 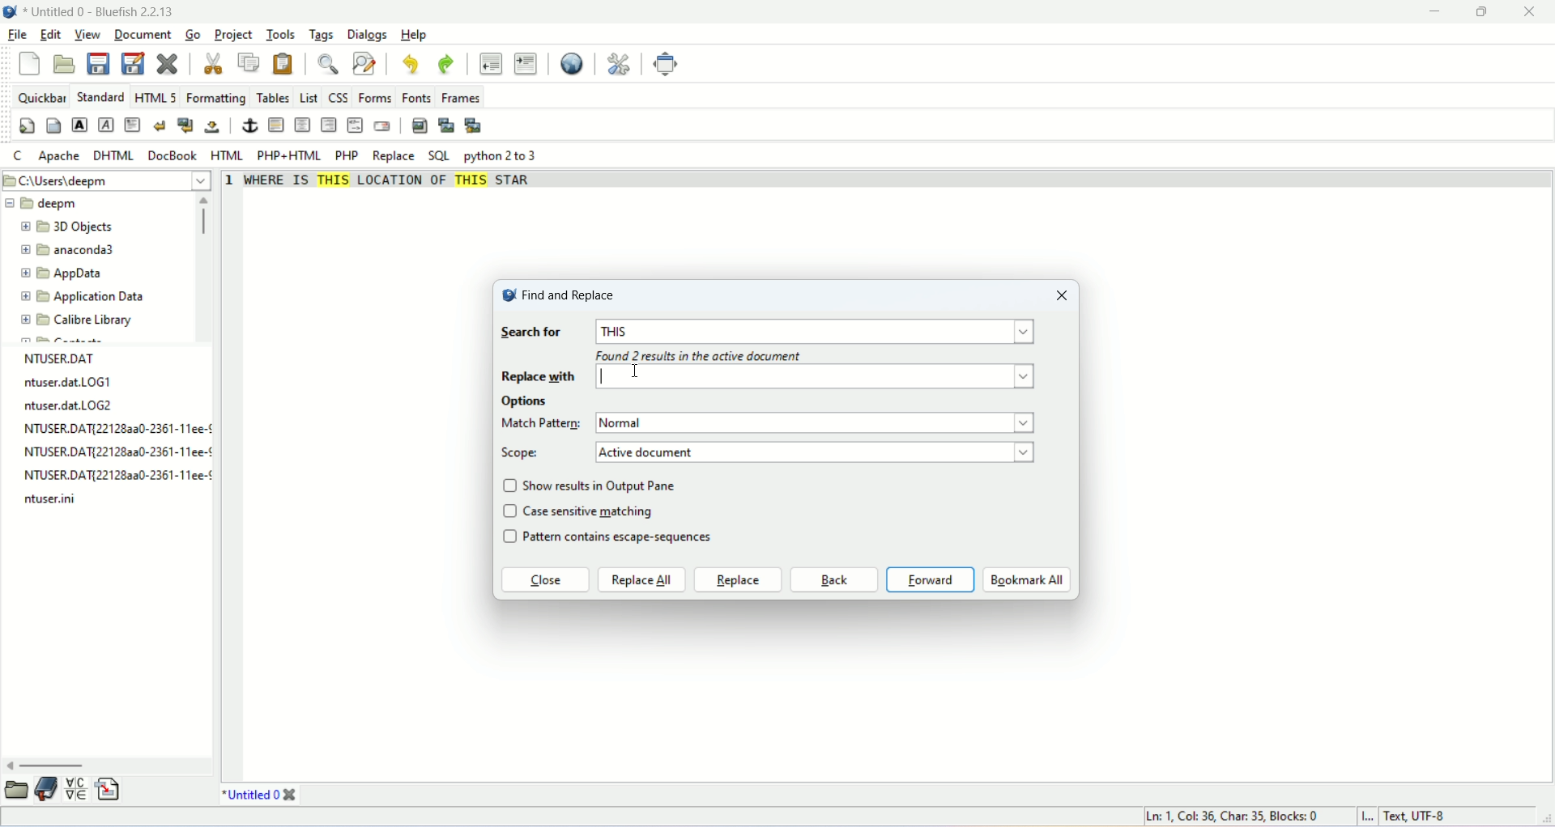 I want to click on center, so click(x=302, y=125).